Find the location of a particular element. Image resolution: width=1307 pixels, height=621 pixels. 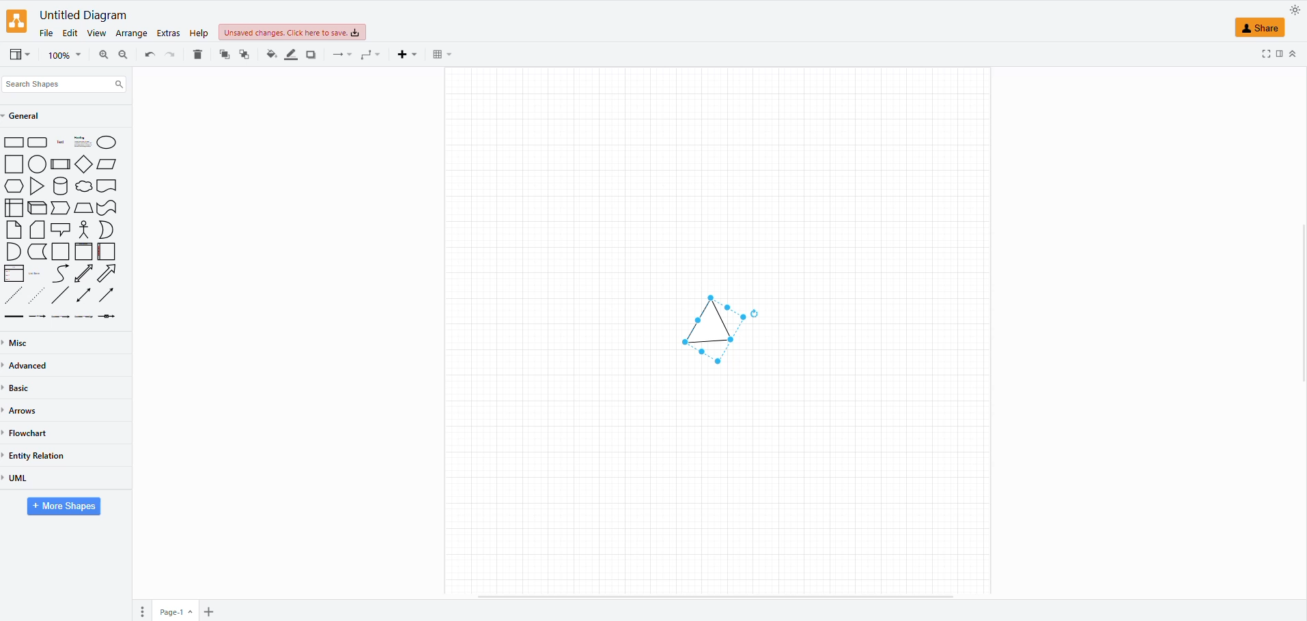

basic is located at coordinates (23, 390).